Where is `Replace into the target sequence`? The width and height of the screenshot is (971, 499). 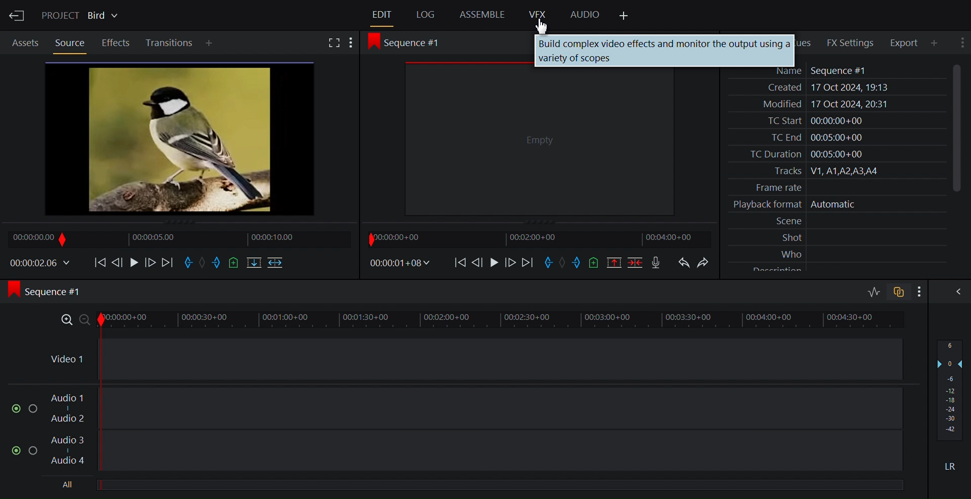 Replace into the target sequence is located at coordinates (254, 264).